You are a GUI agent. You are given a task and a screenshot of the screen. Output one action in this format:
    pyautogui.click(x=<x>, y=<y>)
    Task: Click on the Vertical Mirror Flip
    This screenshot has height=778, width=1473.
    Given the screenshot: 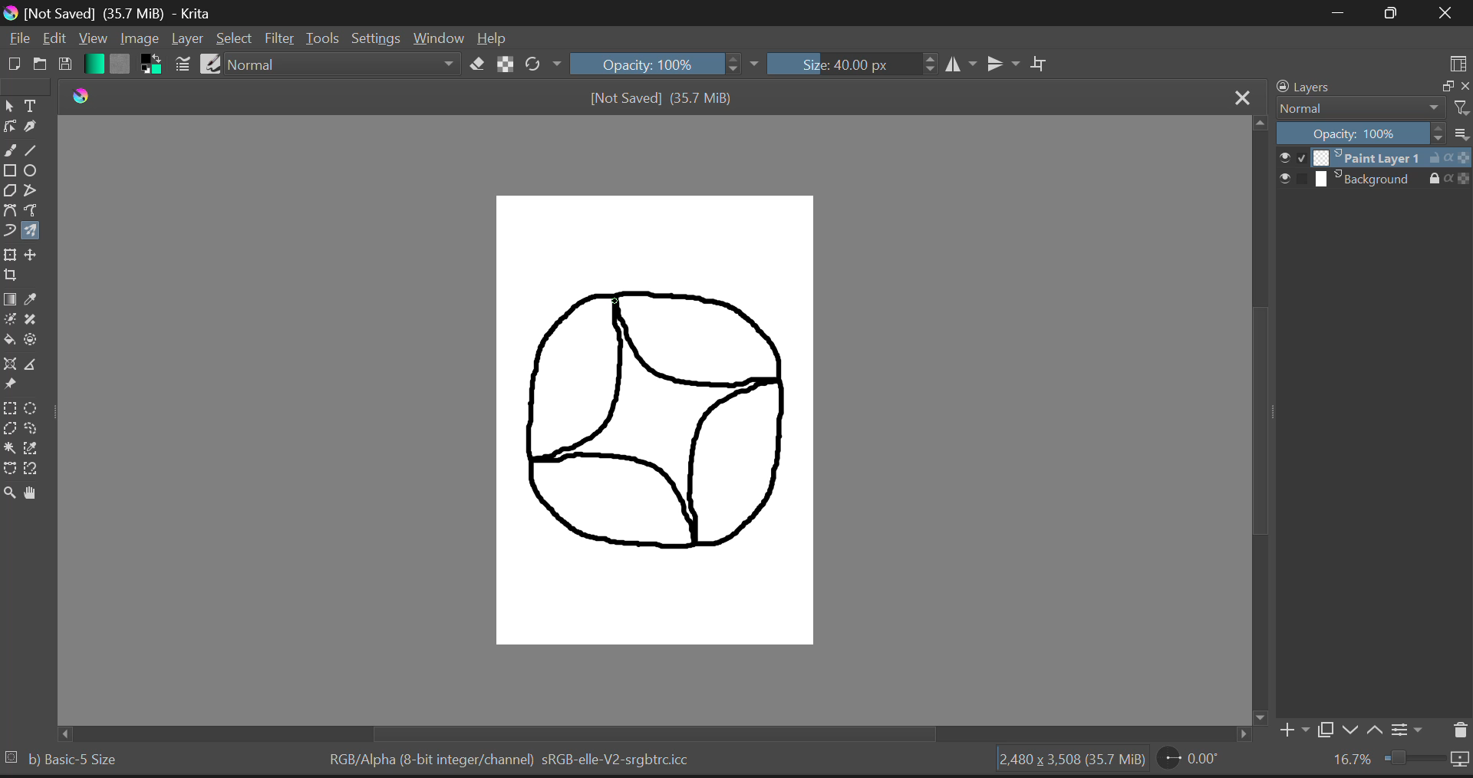 What is the action you would take?
    pyautogui.click(x=963, y=64)
    